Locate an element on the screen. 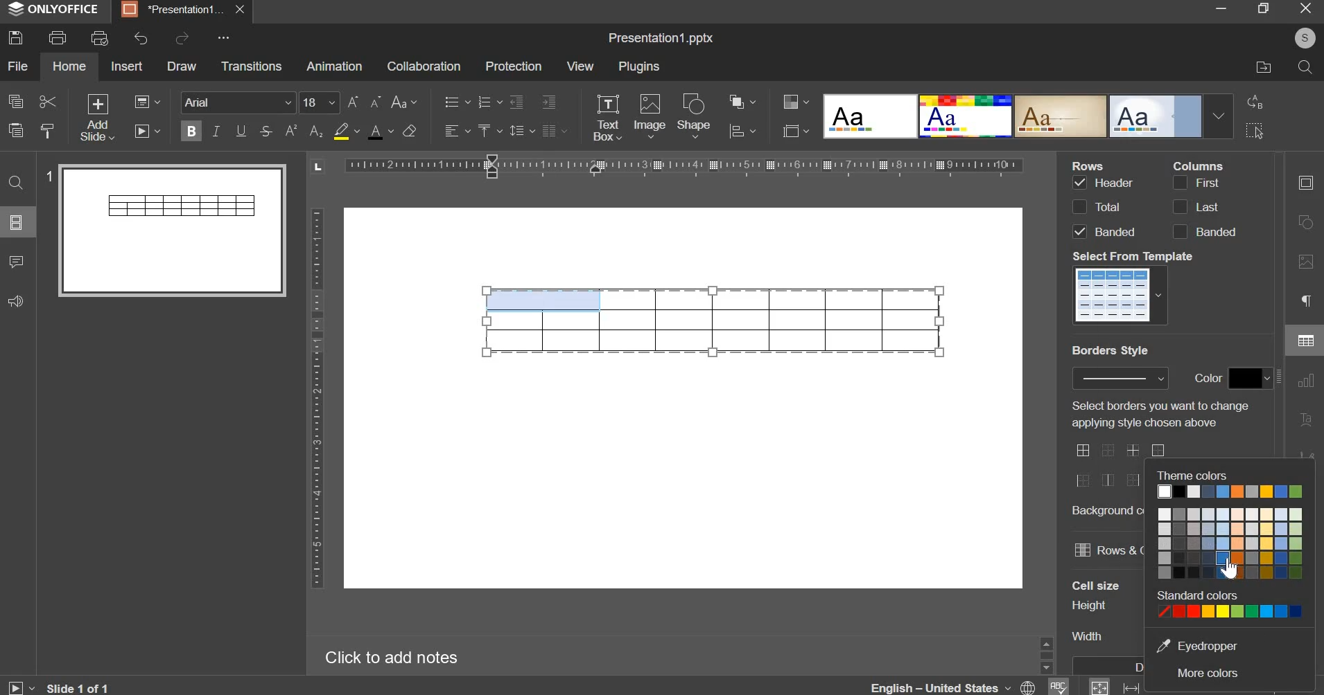 The width and height of the screenshot is (1324, 695). eyedropper is located at coordinates (1199, 646).